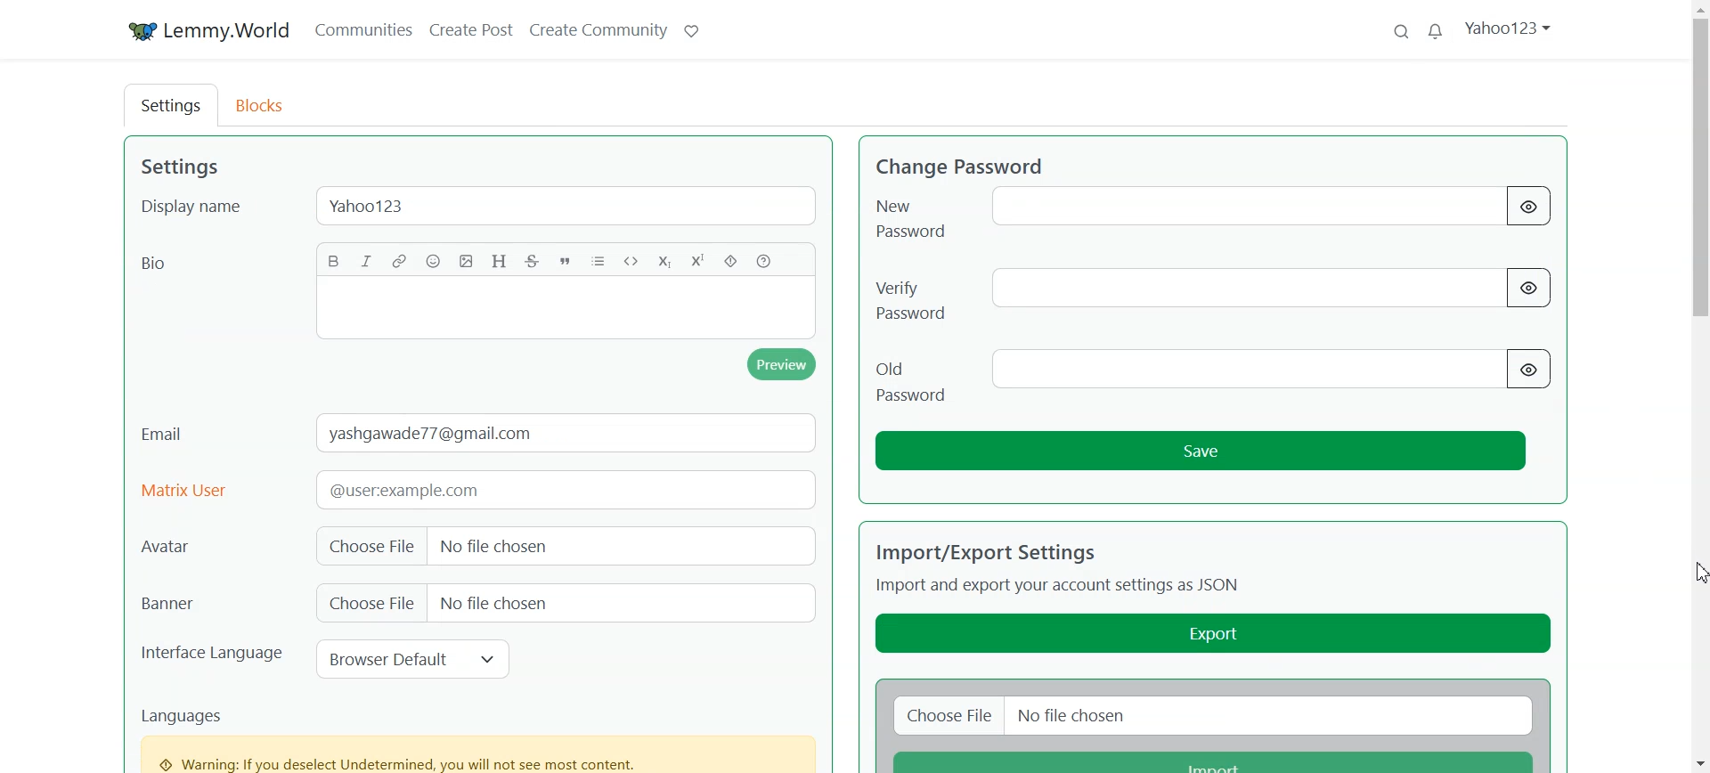 The height and width of the screenshot is (773, 1710). Describe the element at coordinates (210, 604) in the screenshot. I see `Banner` at that location.